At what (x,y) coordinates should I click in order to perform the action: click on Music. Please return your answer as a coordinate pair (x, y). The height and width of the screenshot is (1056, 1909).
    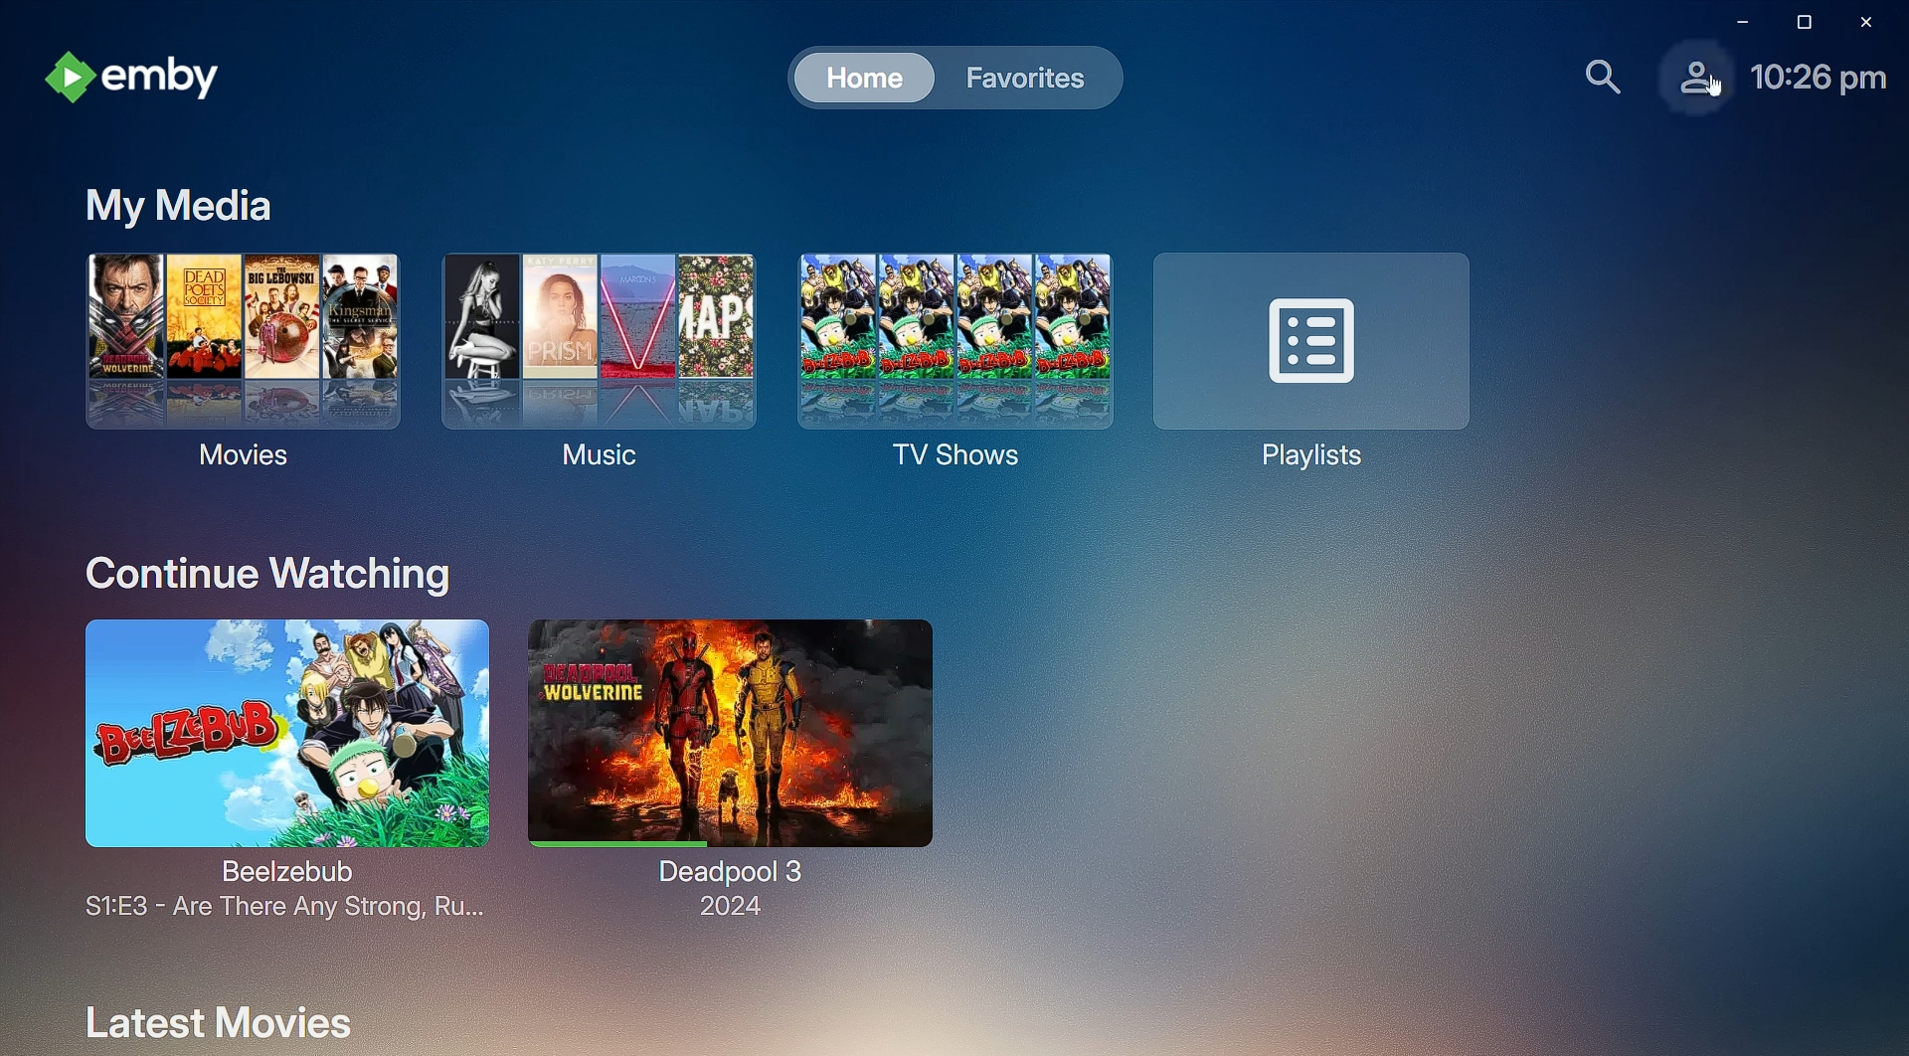
    Looking at the image, I should click on (587, 356).